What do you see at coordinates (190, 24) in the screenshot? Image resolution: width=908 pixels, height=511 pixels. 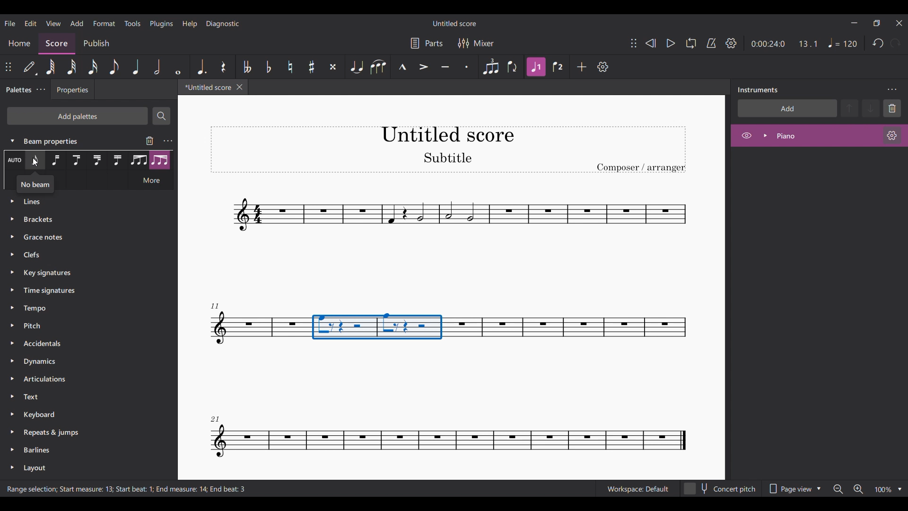 I see `Help menu` at bounding box center [190, 24].